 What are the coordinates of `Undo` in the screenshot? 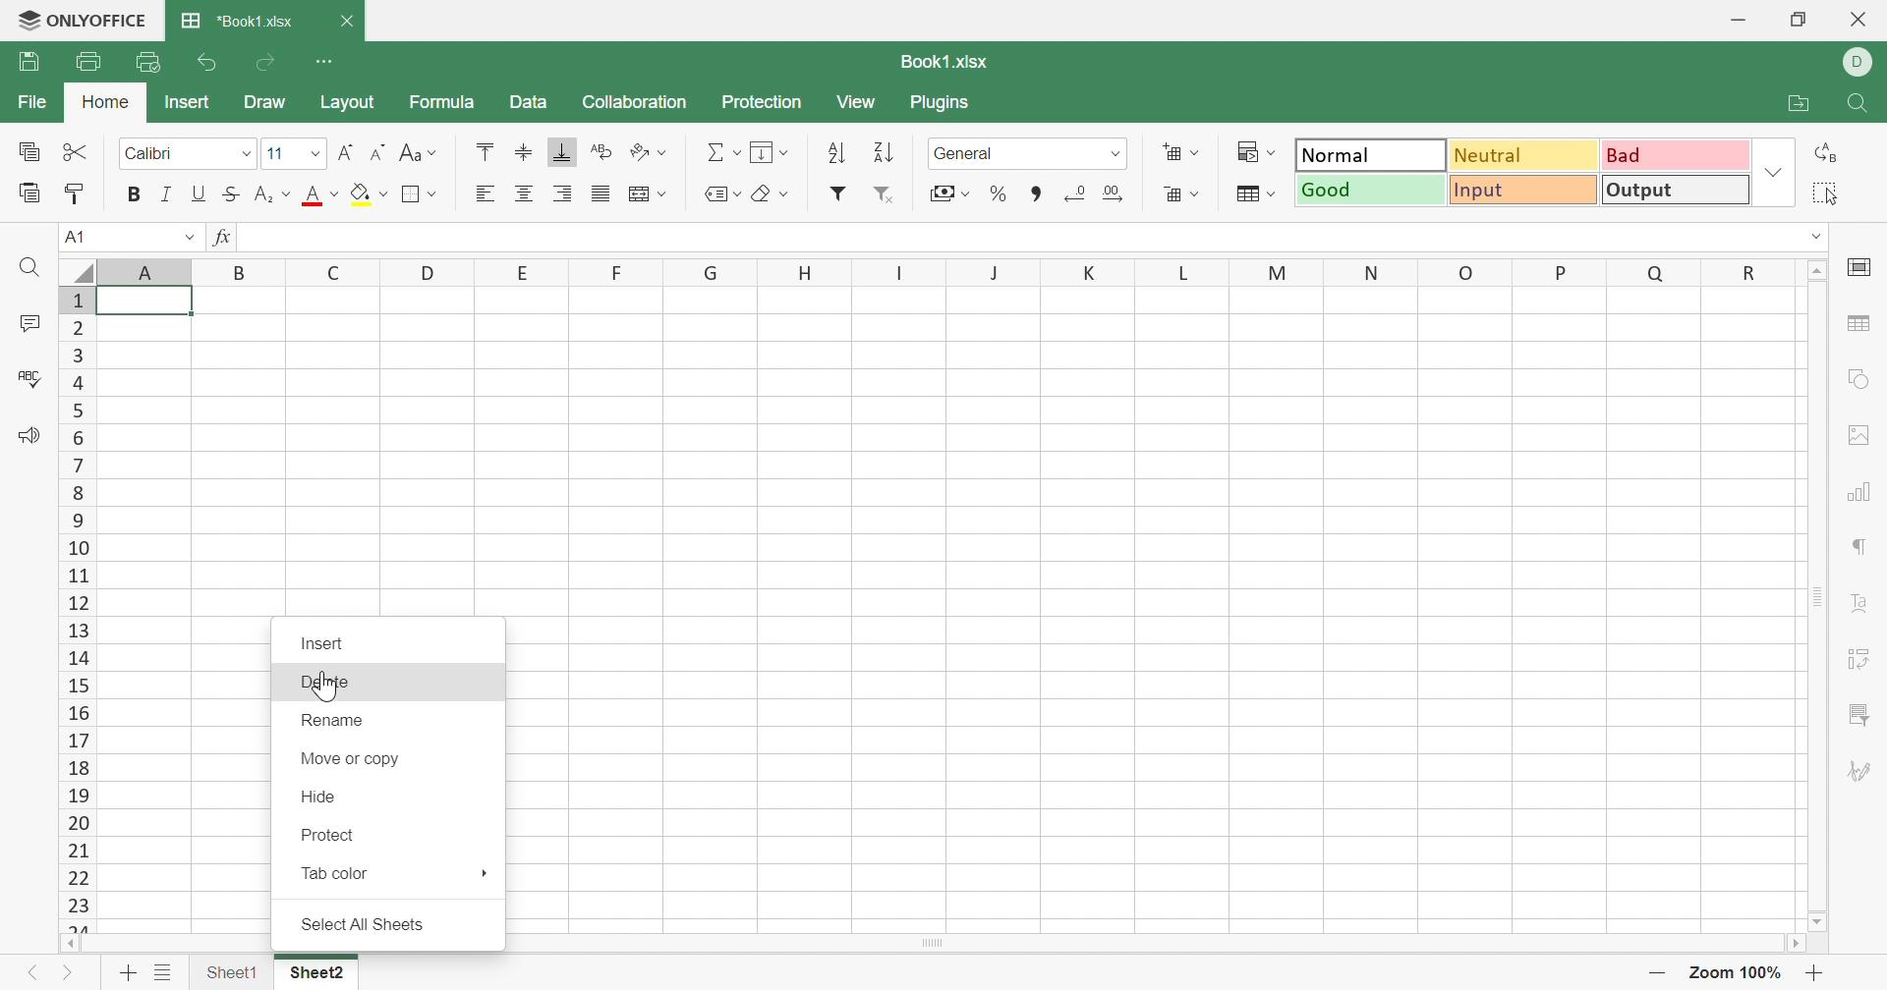 It's located at (211, 63).